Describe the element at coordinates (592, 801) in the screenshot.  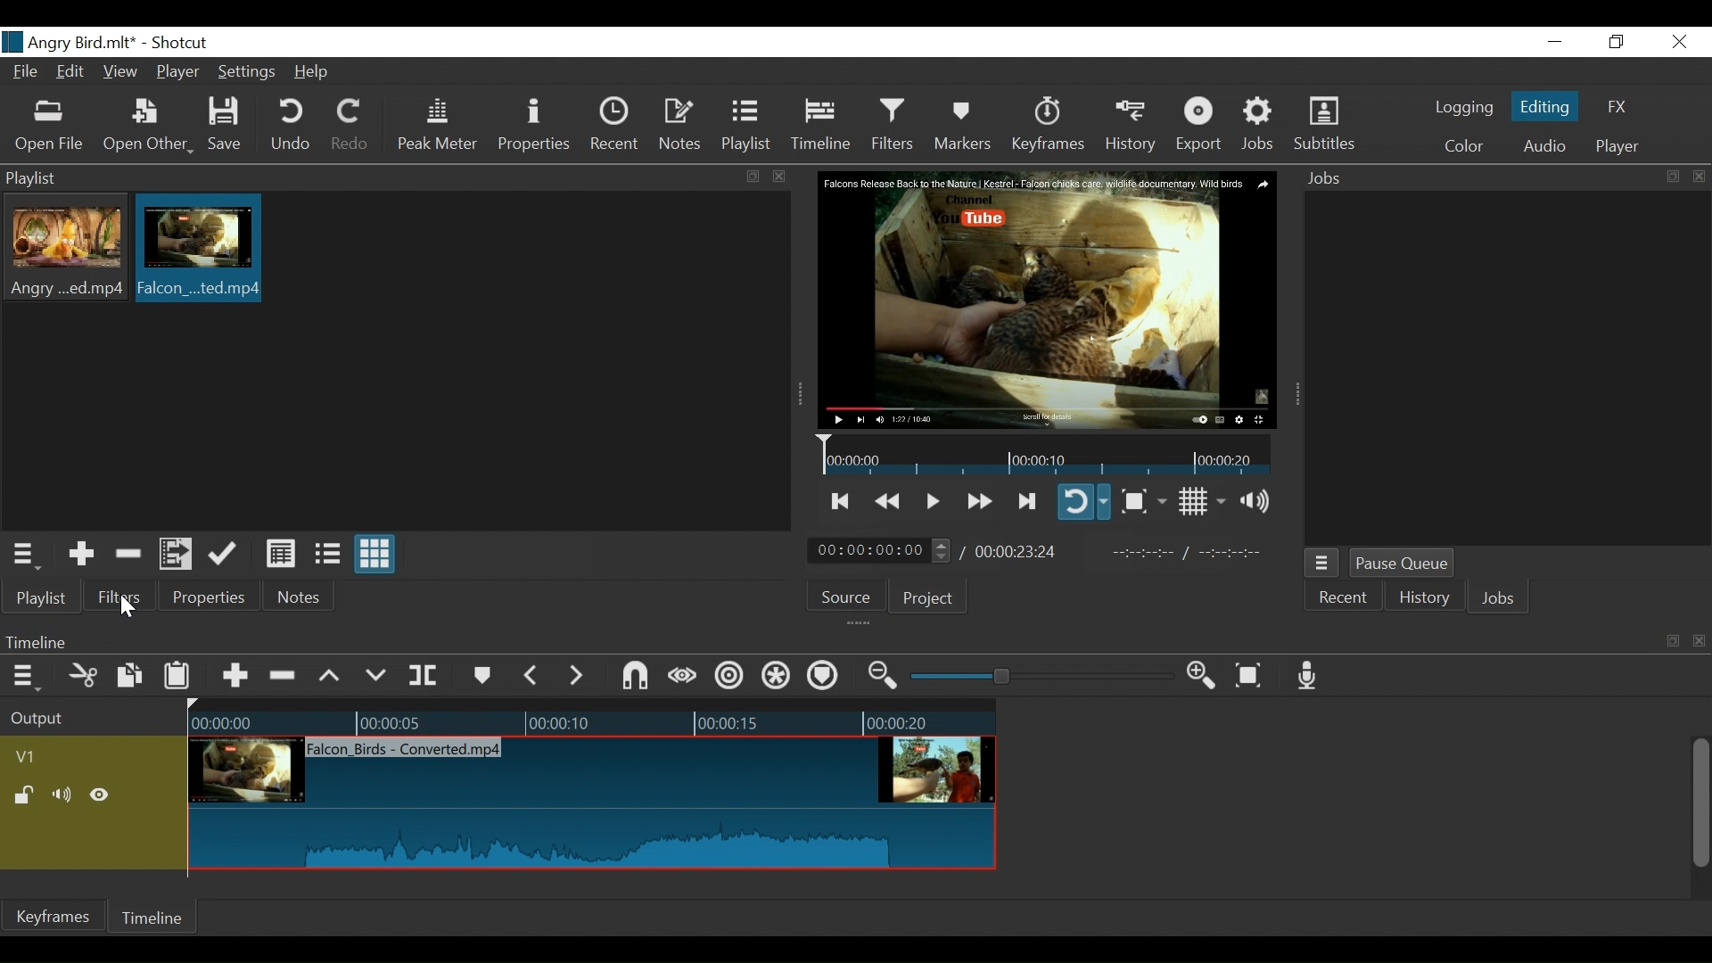
I see `Video track clip` at that location.